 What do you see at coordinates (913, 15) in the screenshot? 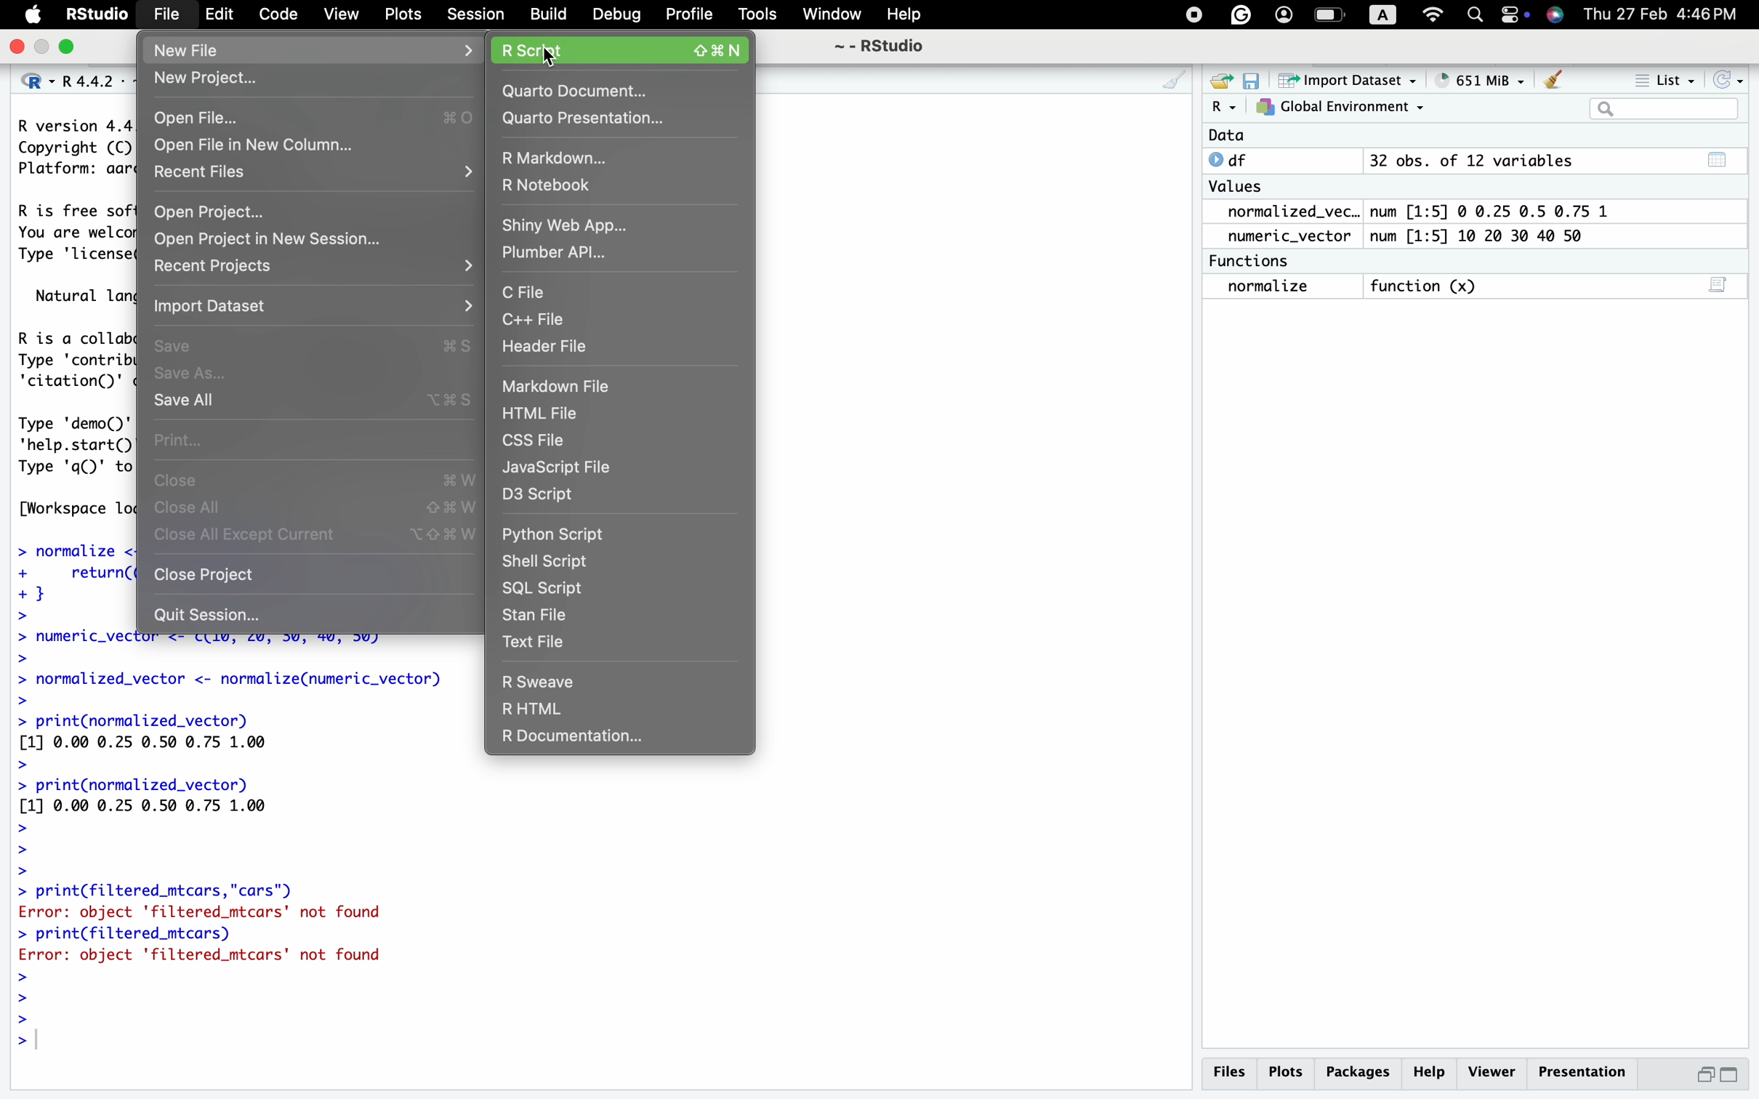
I see `Help` at bounding box center [913, 15].